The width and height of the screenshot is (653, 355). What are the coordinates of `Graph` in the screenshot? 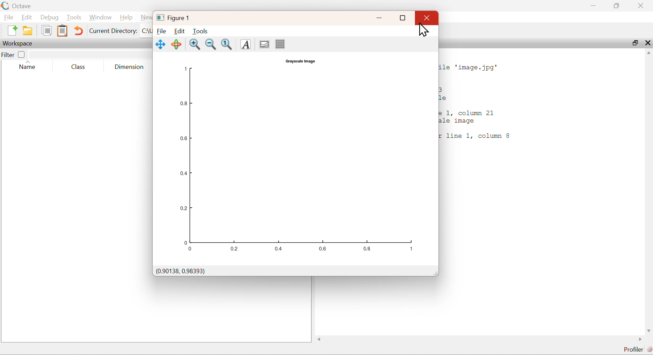 It's located at (295, 160).